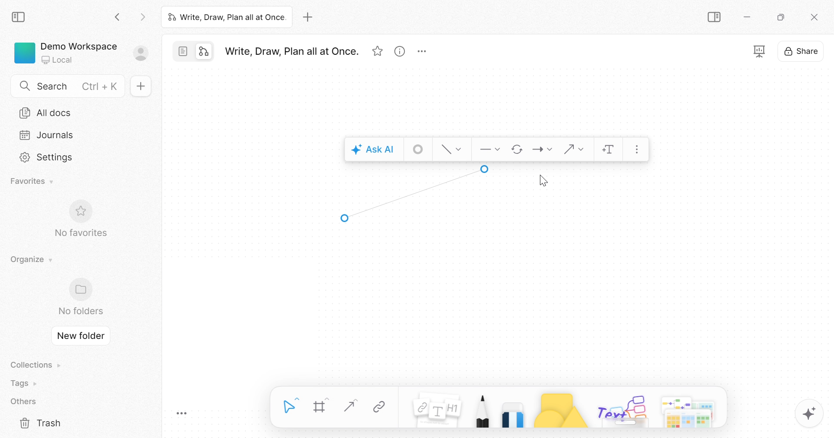  I want to click on More, so click(640, 150).